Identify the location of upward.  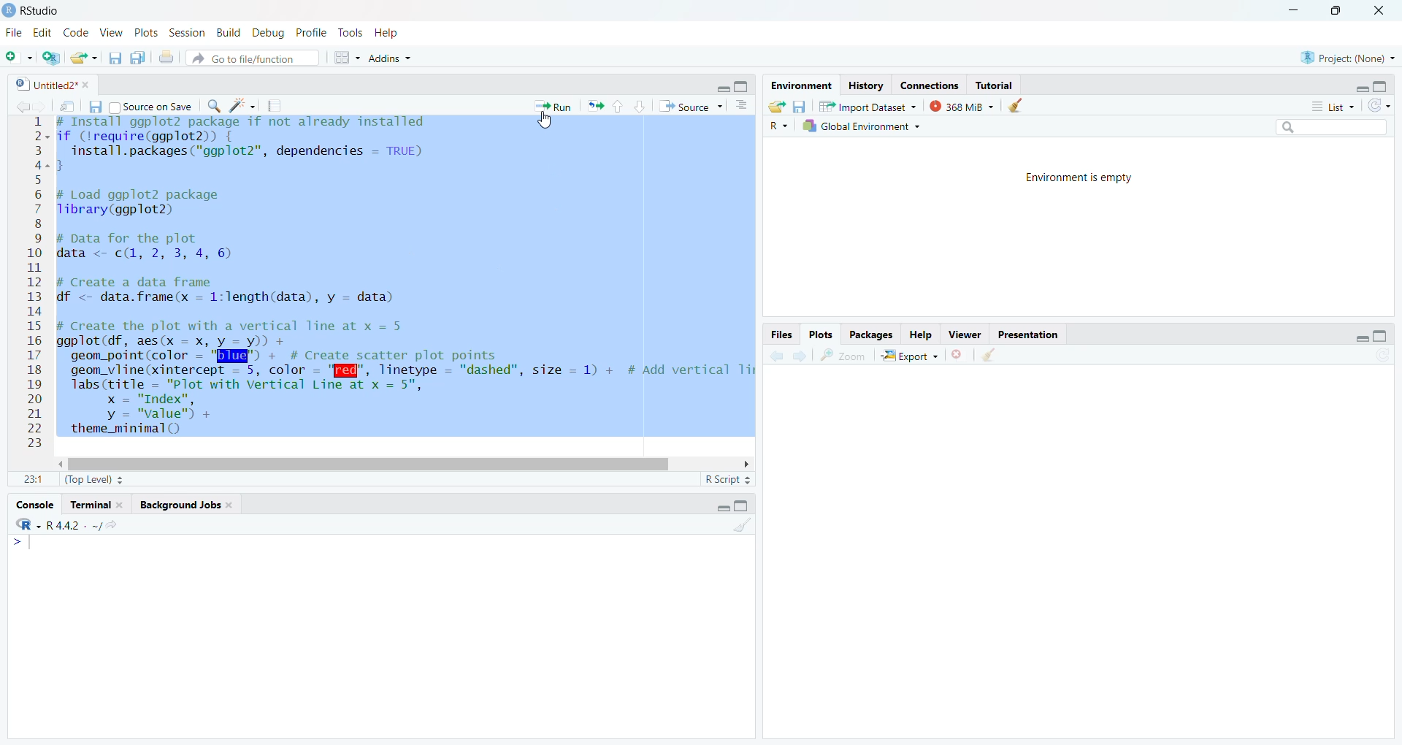
(617, 108).